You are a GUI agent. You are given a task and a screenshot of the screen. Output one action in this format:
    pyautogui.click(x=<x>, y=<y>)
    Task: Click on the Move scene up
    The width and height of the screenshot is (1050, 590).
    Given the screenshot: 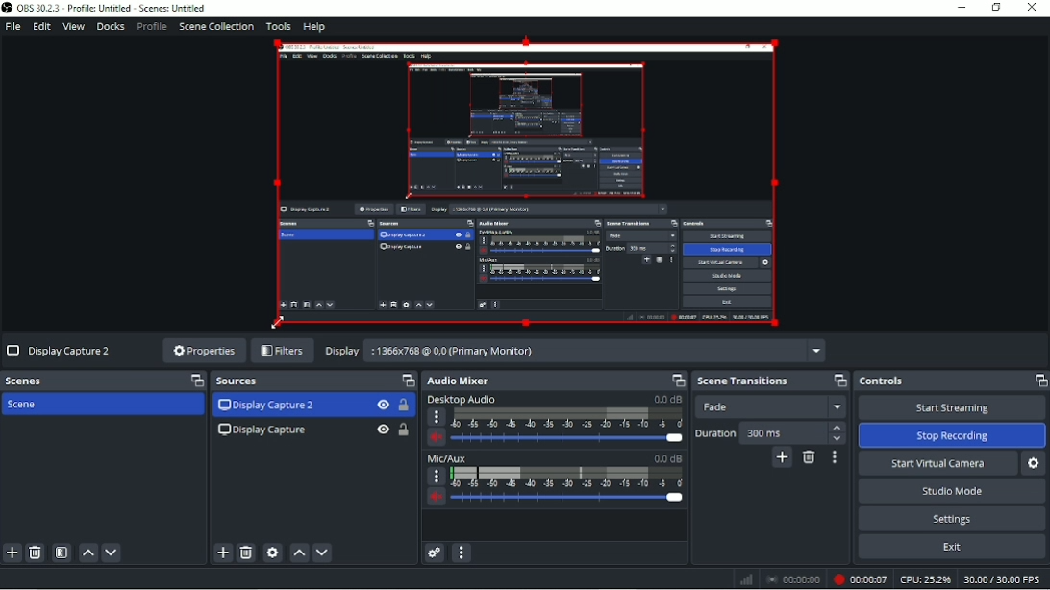 What is the action you would take?
    pyautogui.click(x=88, y=553)
    